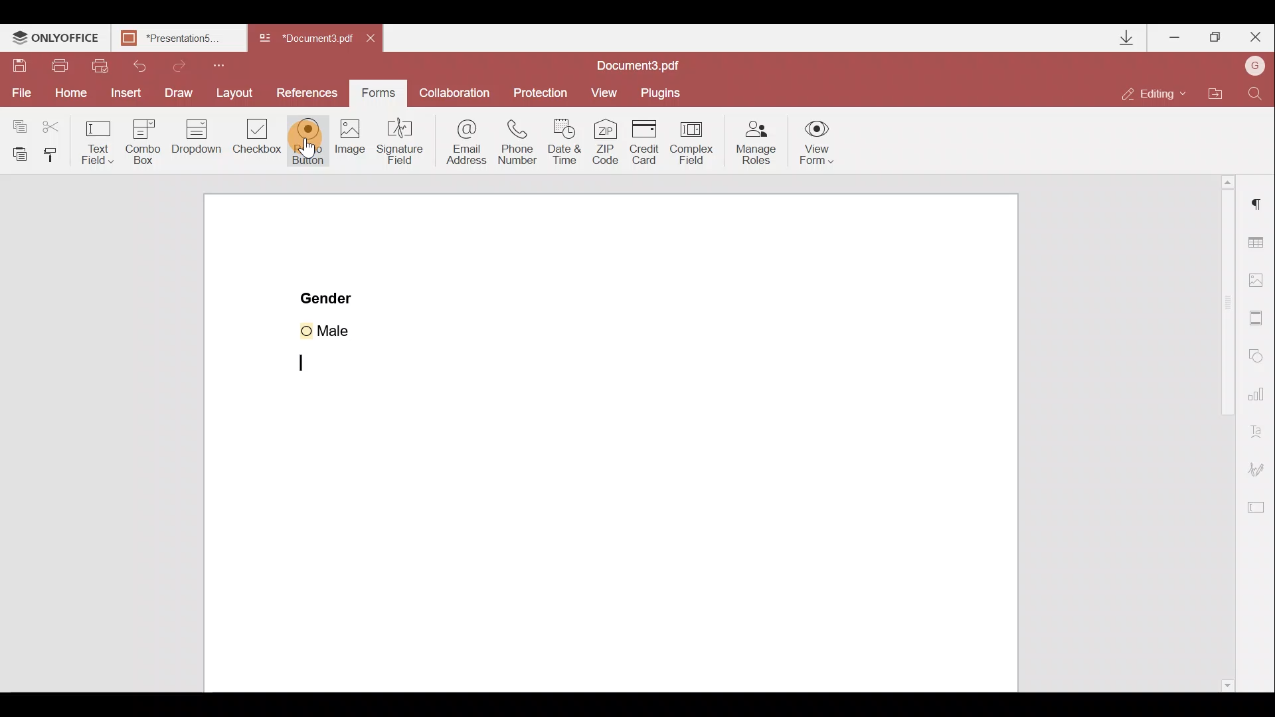 The image size is (1275, 717). Describe the element at coordinates (67, 95) in the screenshot. I see `Home` at that location.